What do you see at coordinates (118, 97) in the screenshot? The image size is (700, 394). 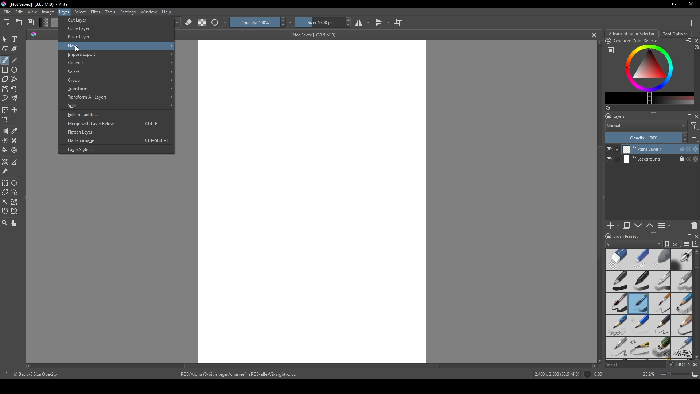 I see `Transform All Layers` at bounding box center [118, 97].